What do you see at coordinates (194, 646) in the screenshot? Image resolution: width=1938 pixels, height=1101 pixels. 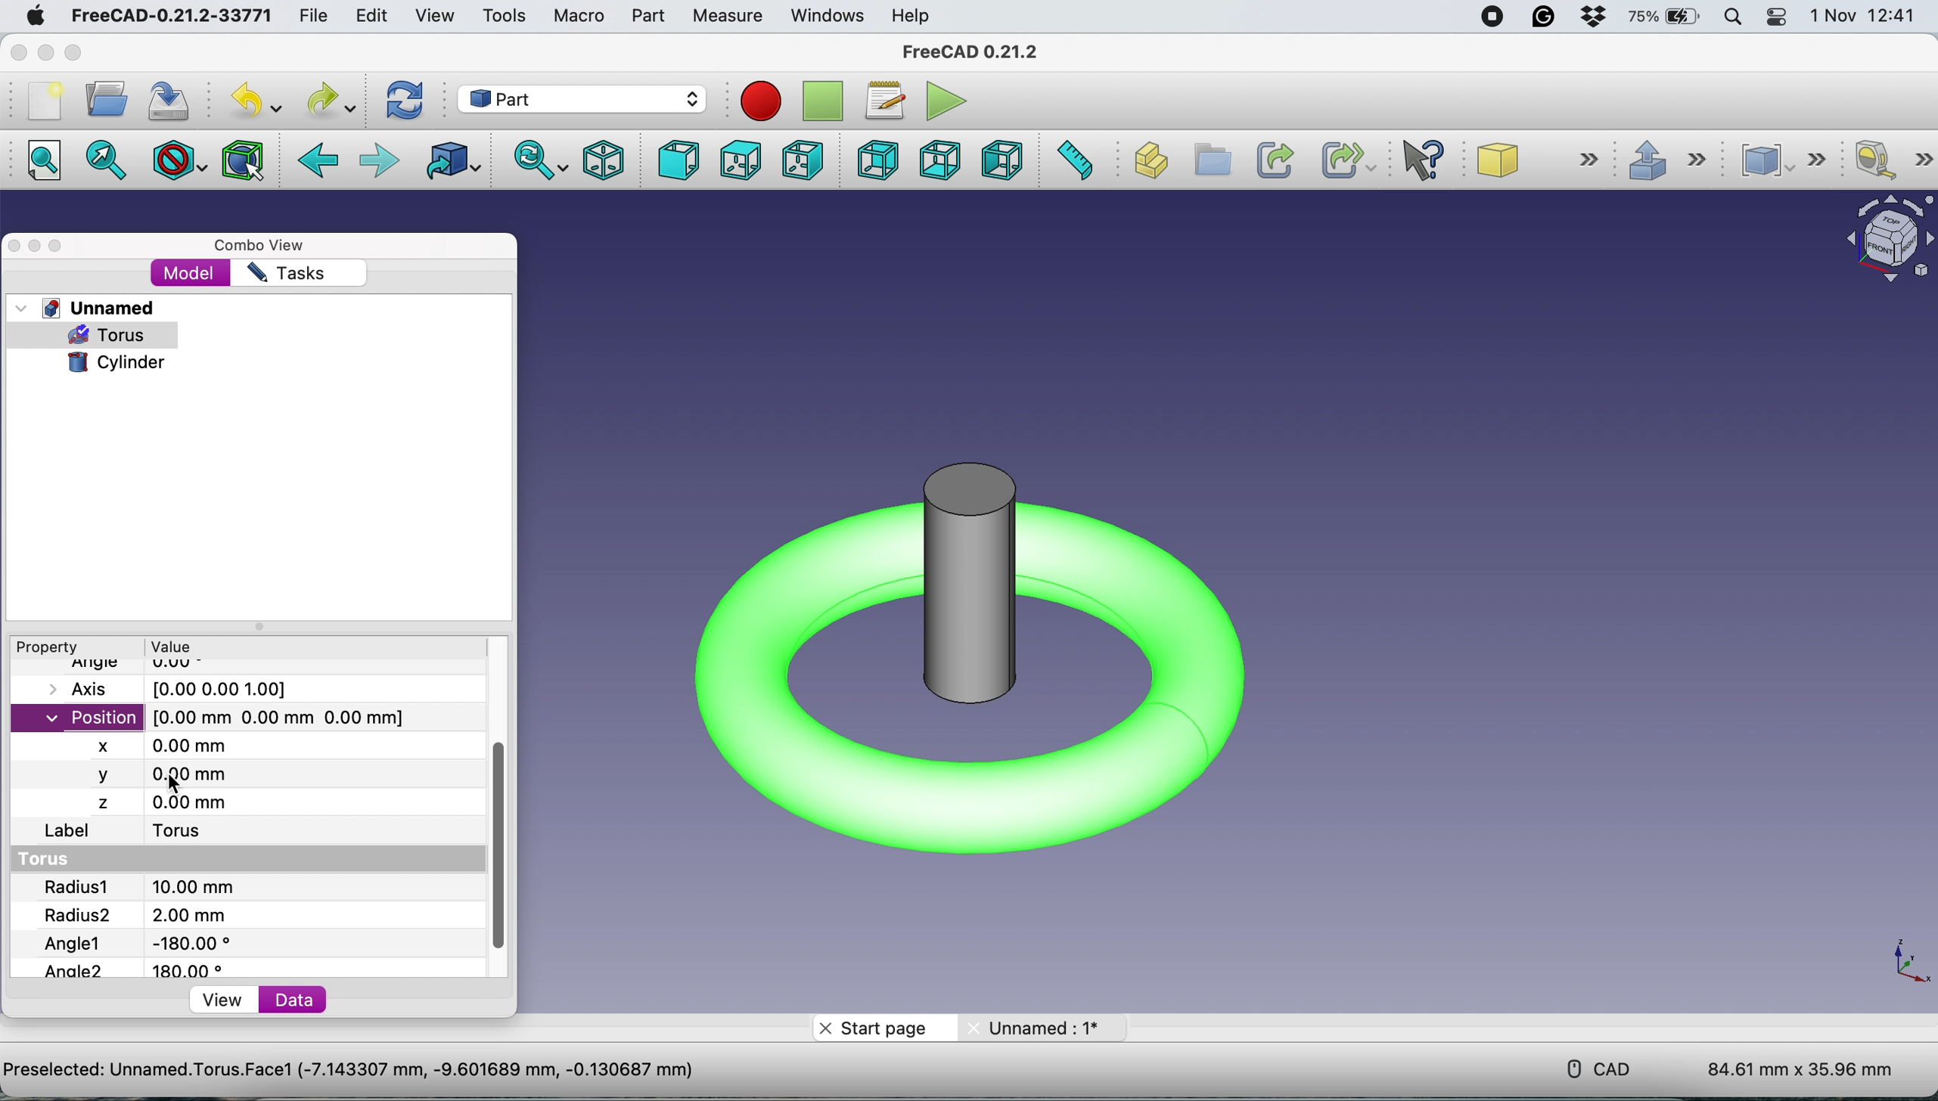 I see `value` at bounding box center [194, 646].